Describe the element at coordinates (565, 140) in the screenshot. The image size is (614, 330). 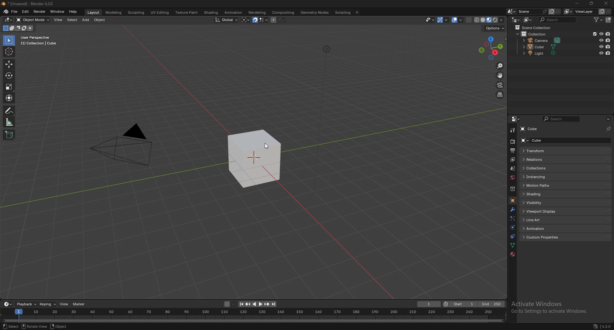
I see `cube` at that location.